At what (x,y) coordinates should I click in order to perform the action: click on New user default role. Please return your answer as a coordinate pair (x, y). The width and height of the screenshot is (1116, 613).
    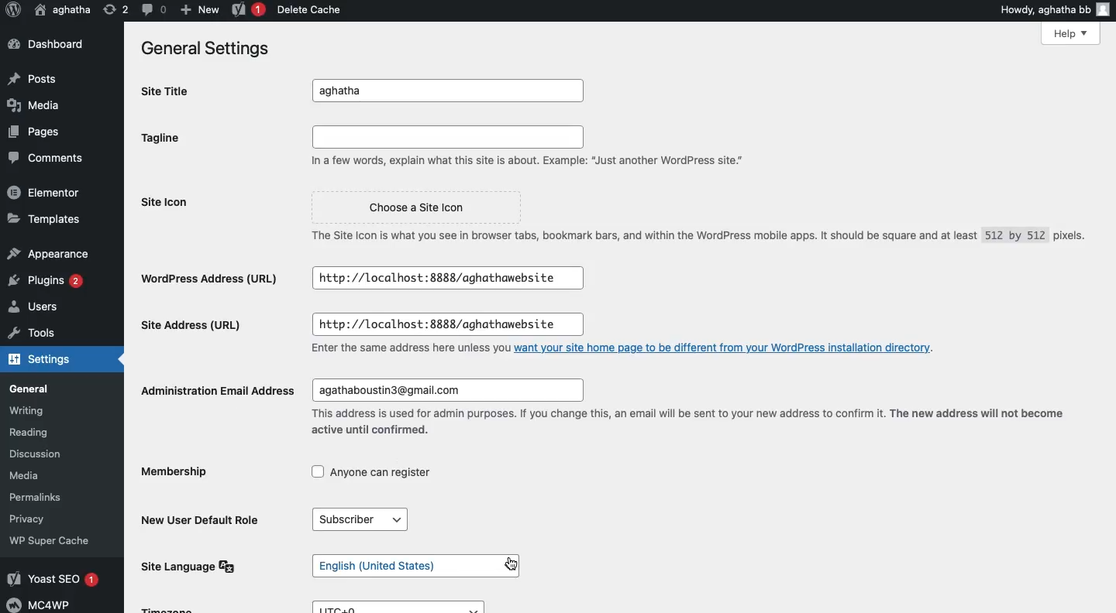
    Looking at the image, I should click on (205, 519).